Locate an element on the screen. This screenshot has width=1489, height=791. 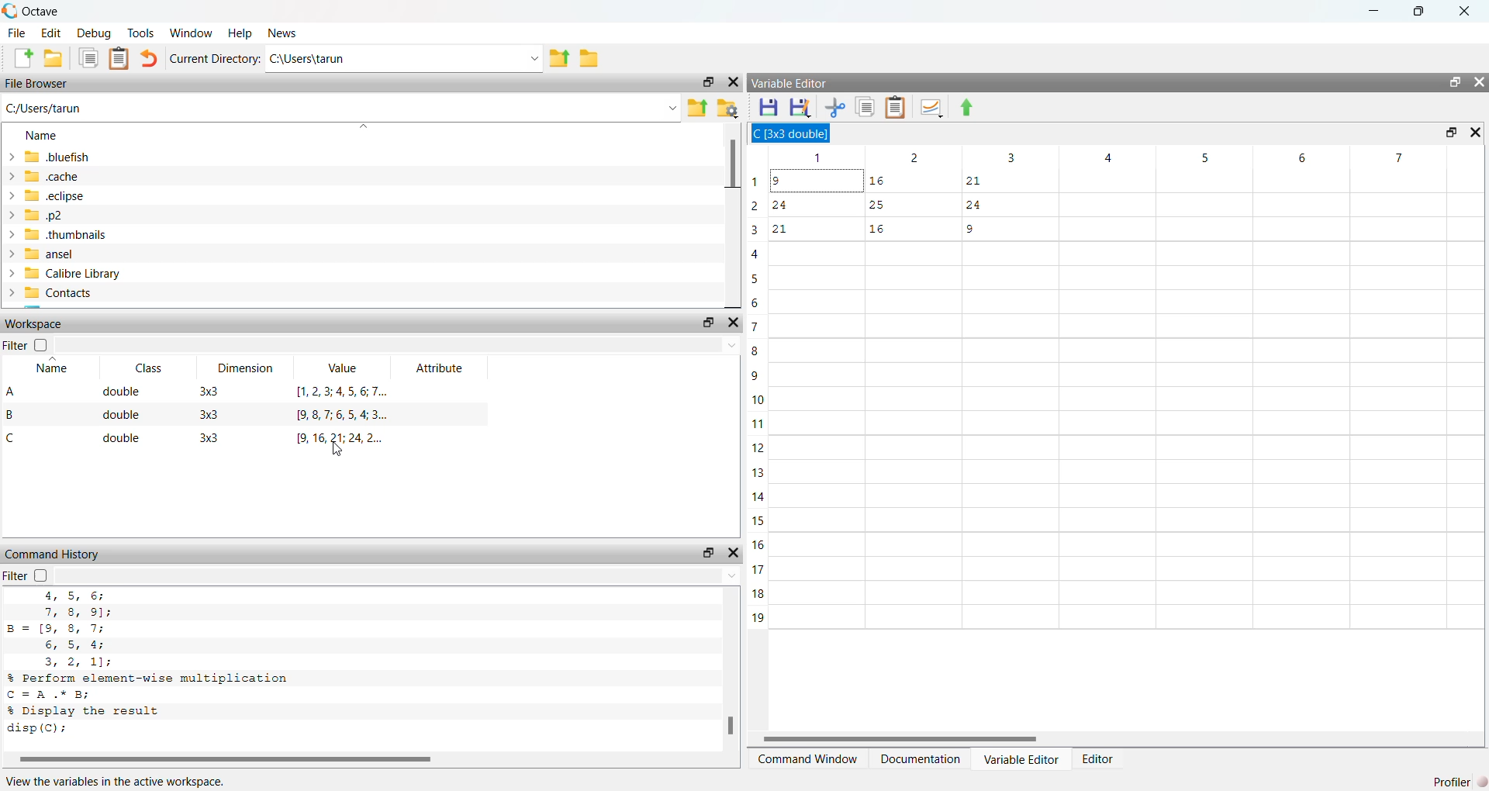
Name is located at coordinates (54, 365).